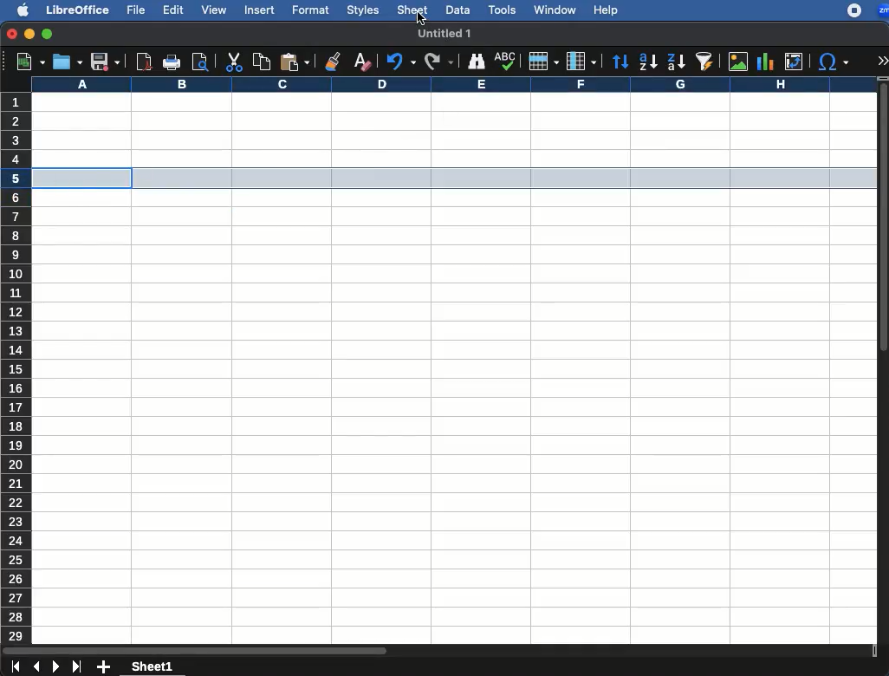 Image resolution: width=889 pixels, height=676 pixels. What do you see at coordinates (542, 62) in the screenshot?
I see `row` at bounding box center [542, 62].